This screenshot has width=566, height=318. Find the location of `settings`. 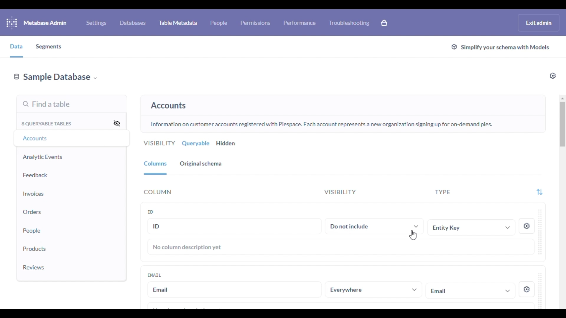

settings is located at coordinates (527, 226).